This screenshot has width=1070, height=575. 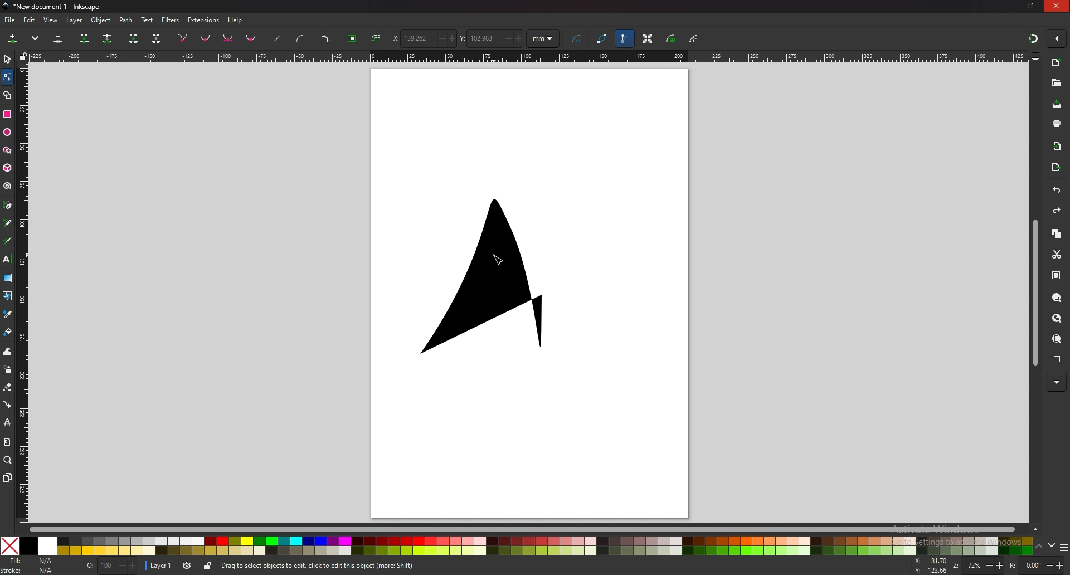 What do you see at coordinates (85, 38) in the screenshot?
I see `join selected nodes` at bounding box center [85, 38].